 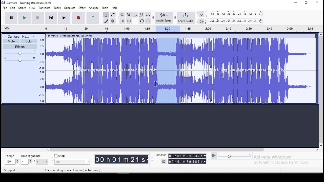 I want to click on , so click(x=3, y=17).